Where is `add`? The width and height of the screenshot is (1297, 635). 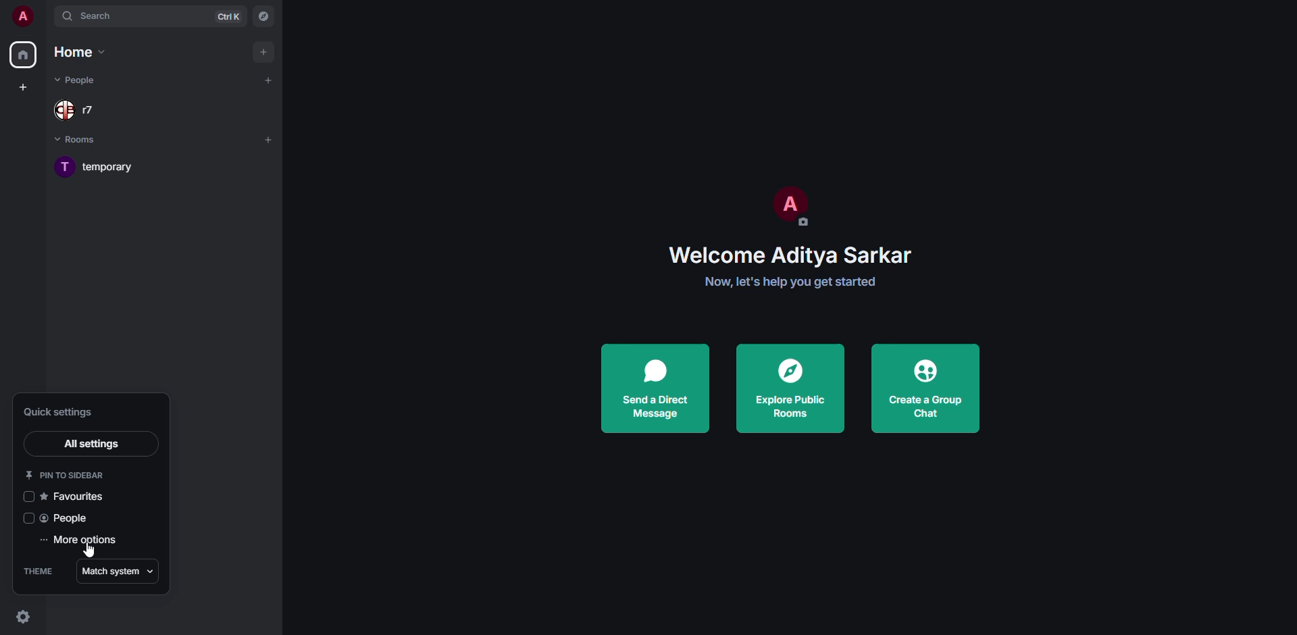 add is located at coordinates (270, 80).